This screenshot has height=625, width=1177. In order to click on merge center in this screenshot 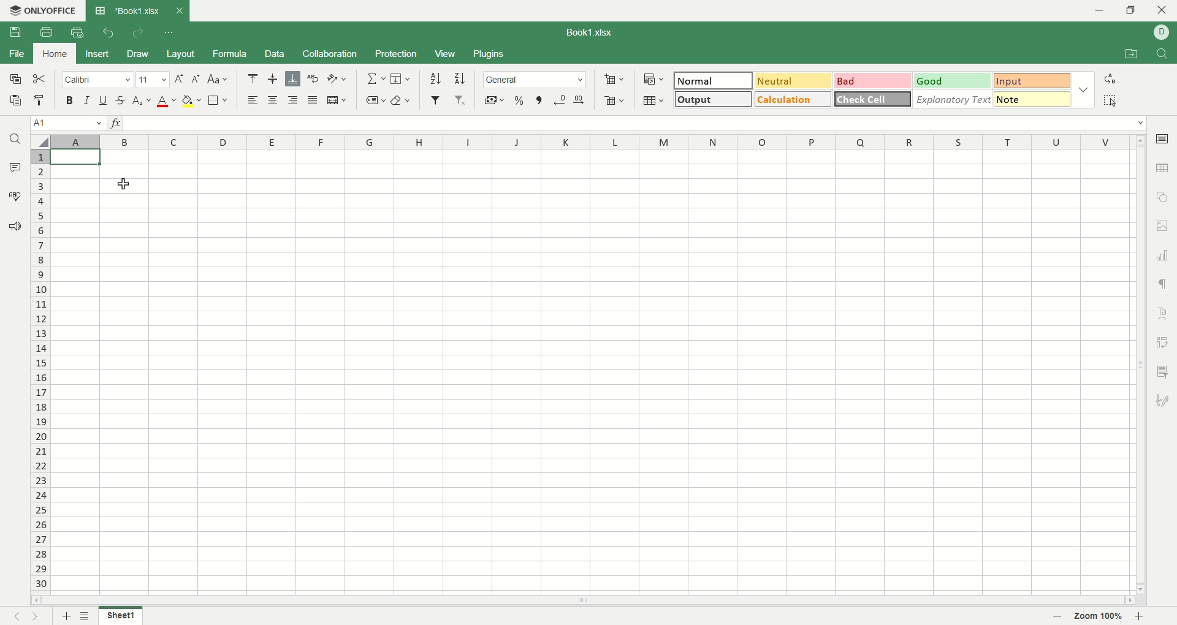, I will do `click(337, 100)`.